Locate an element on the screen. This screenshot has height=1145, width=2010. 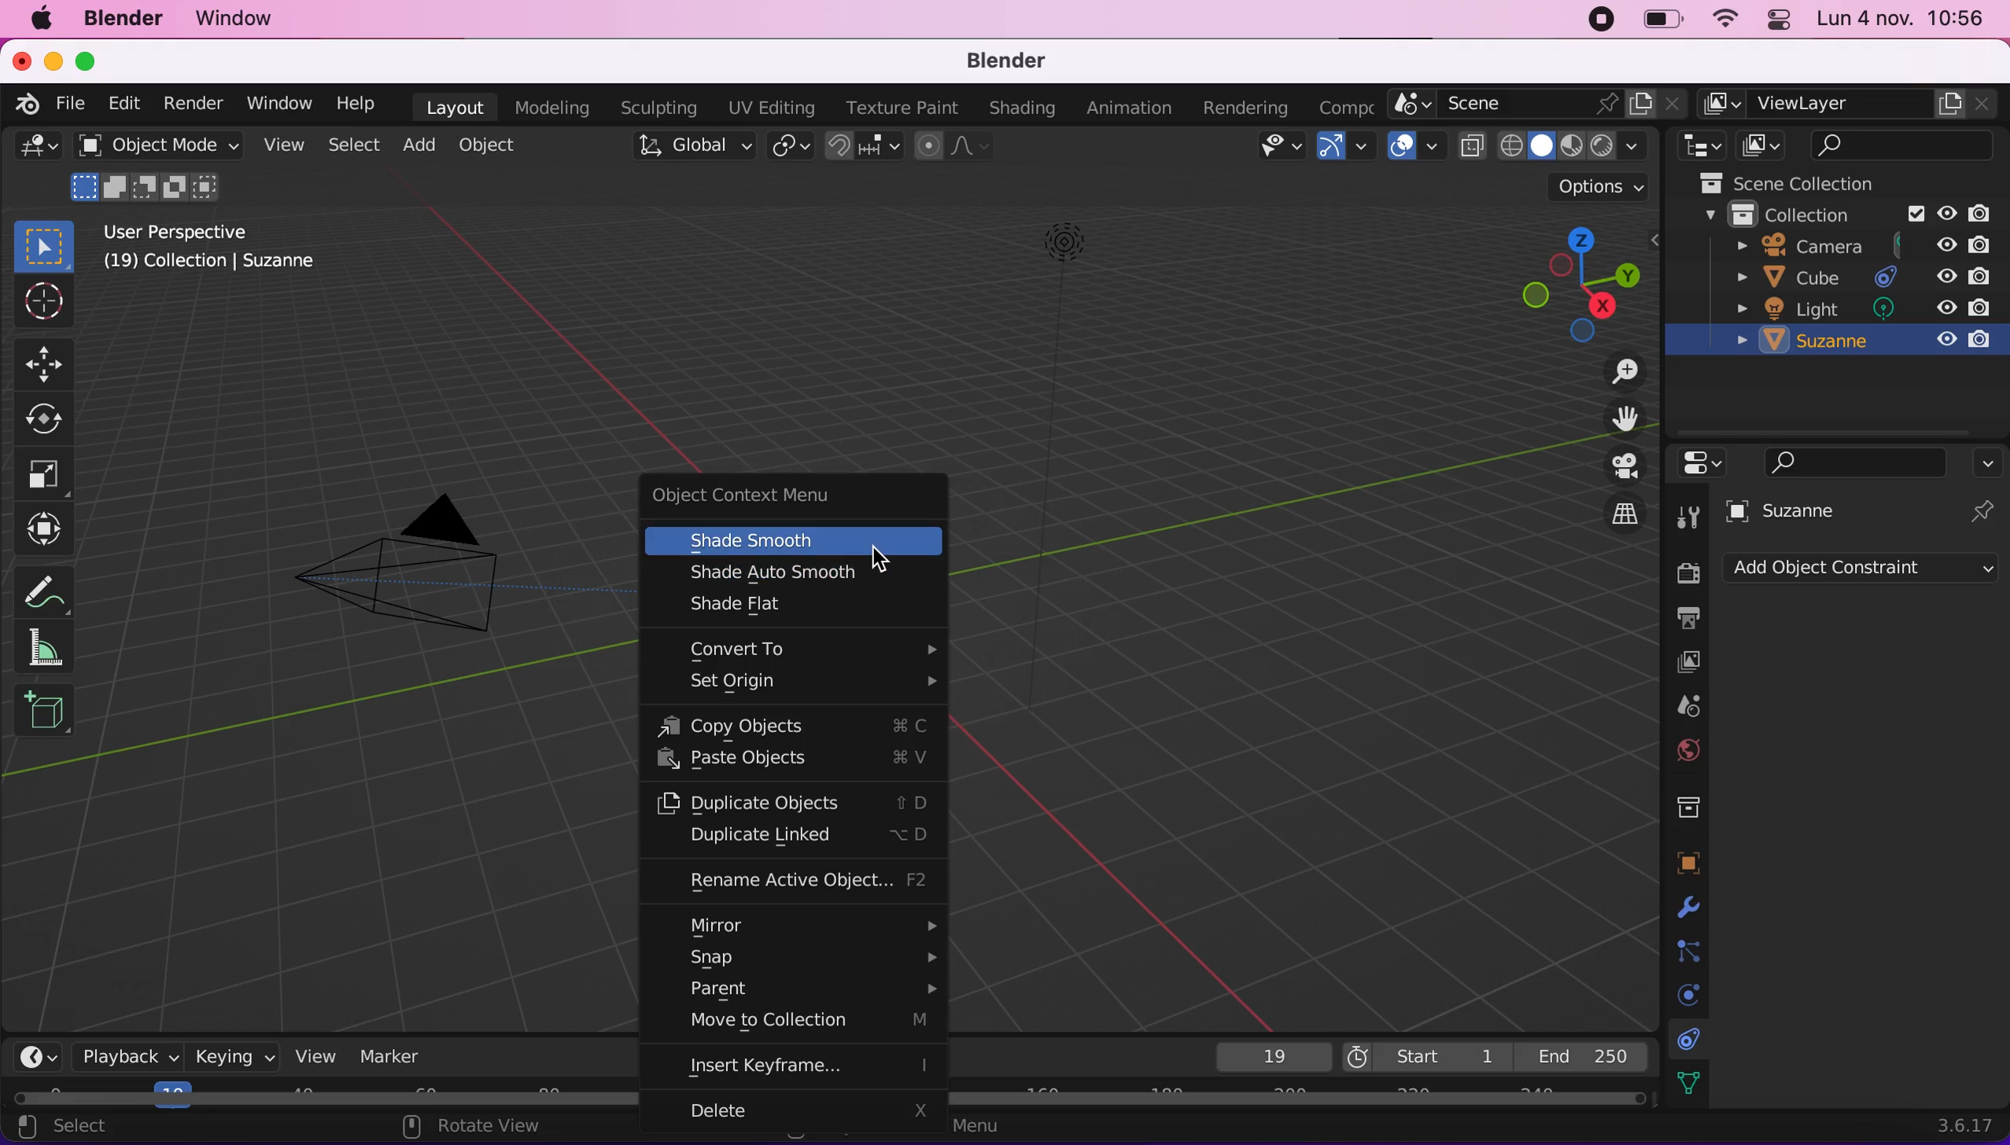
measure is located at coordinates (45, 650).